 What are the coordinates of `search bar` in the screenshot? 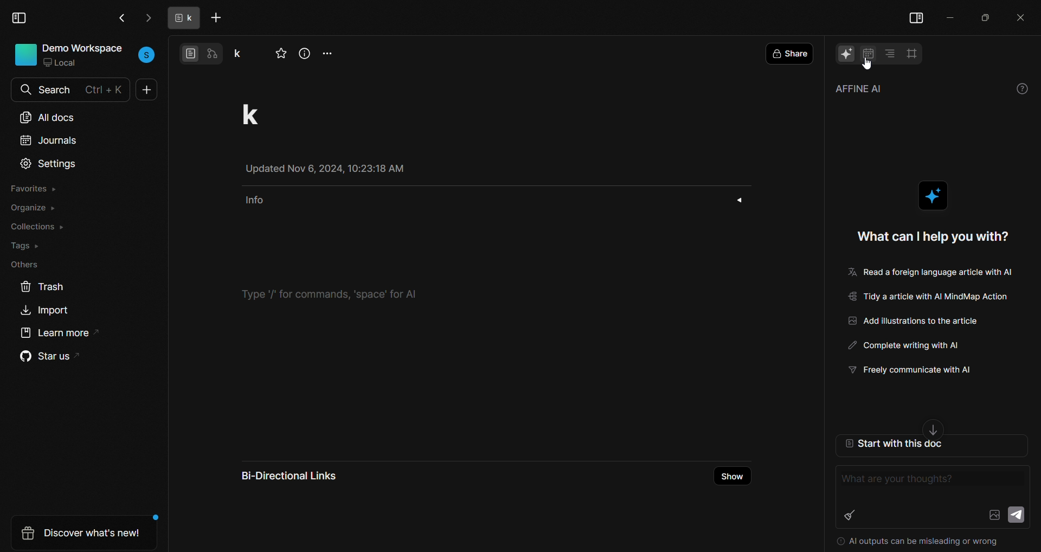 It's located at (79, 87).